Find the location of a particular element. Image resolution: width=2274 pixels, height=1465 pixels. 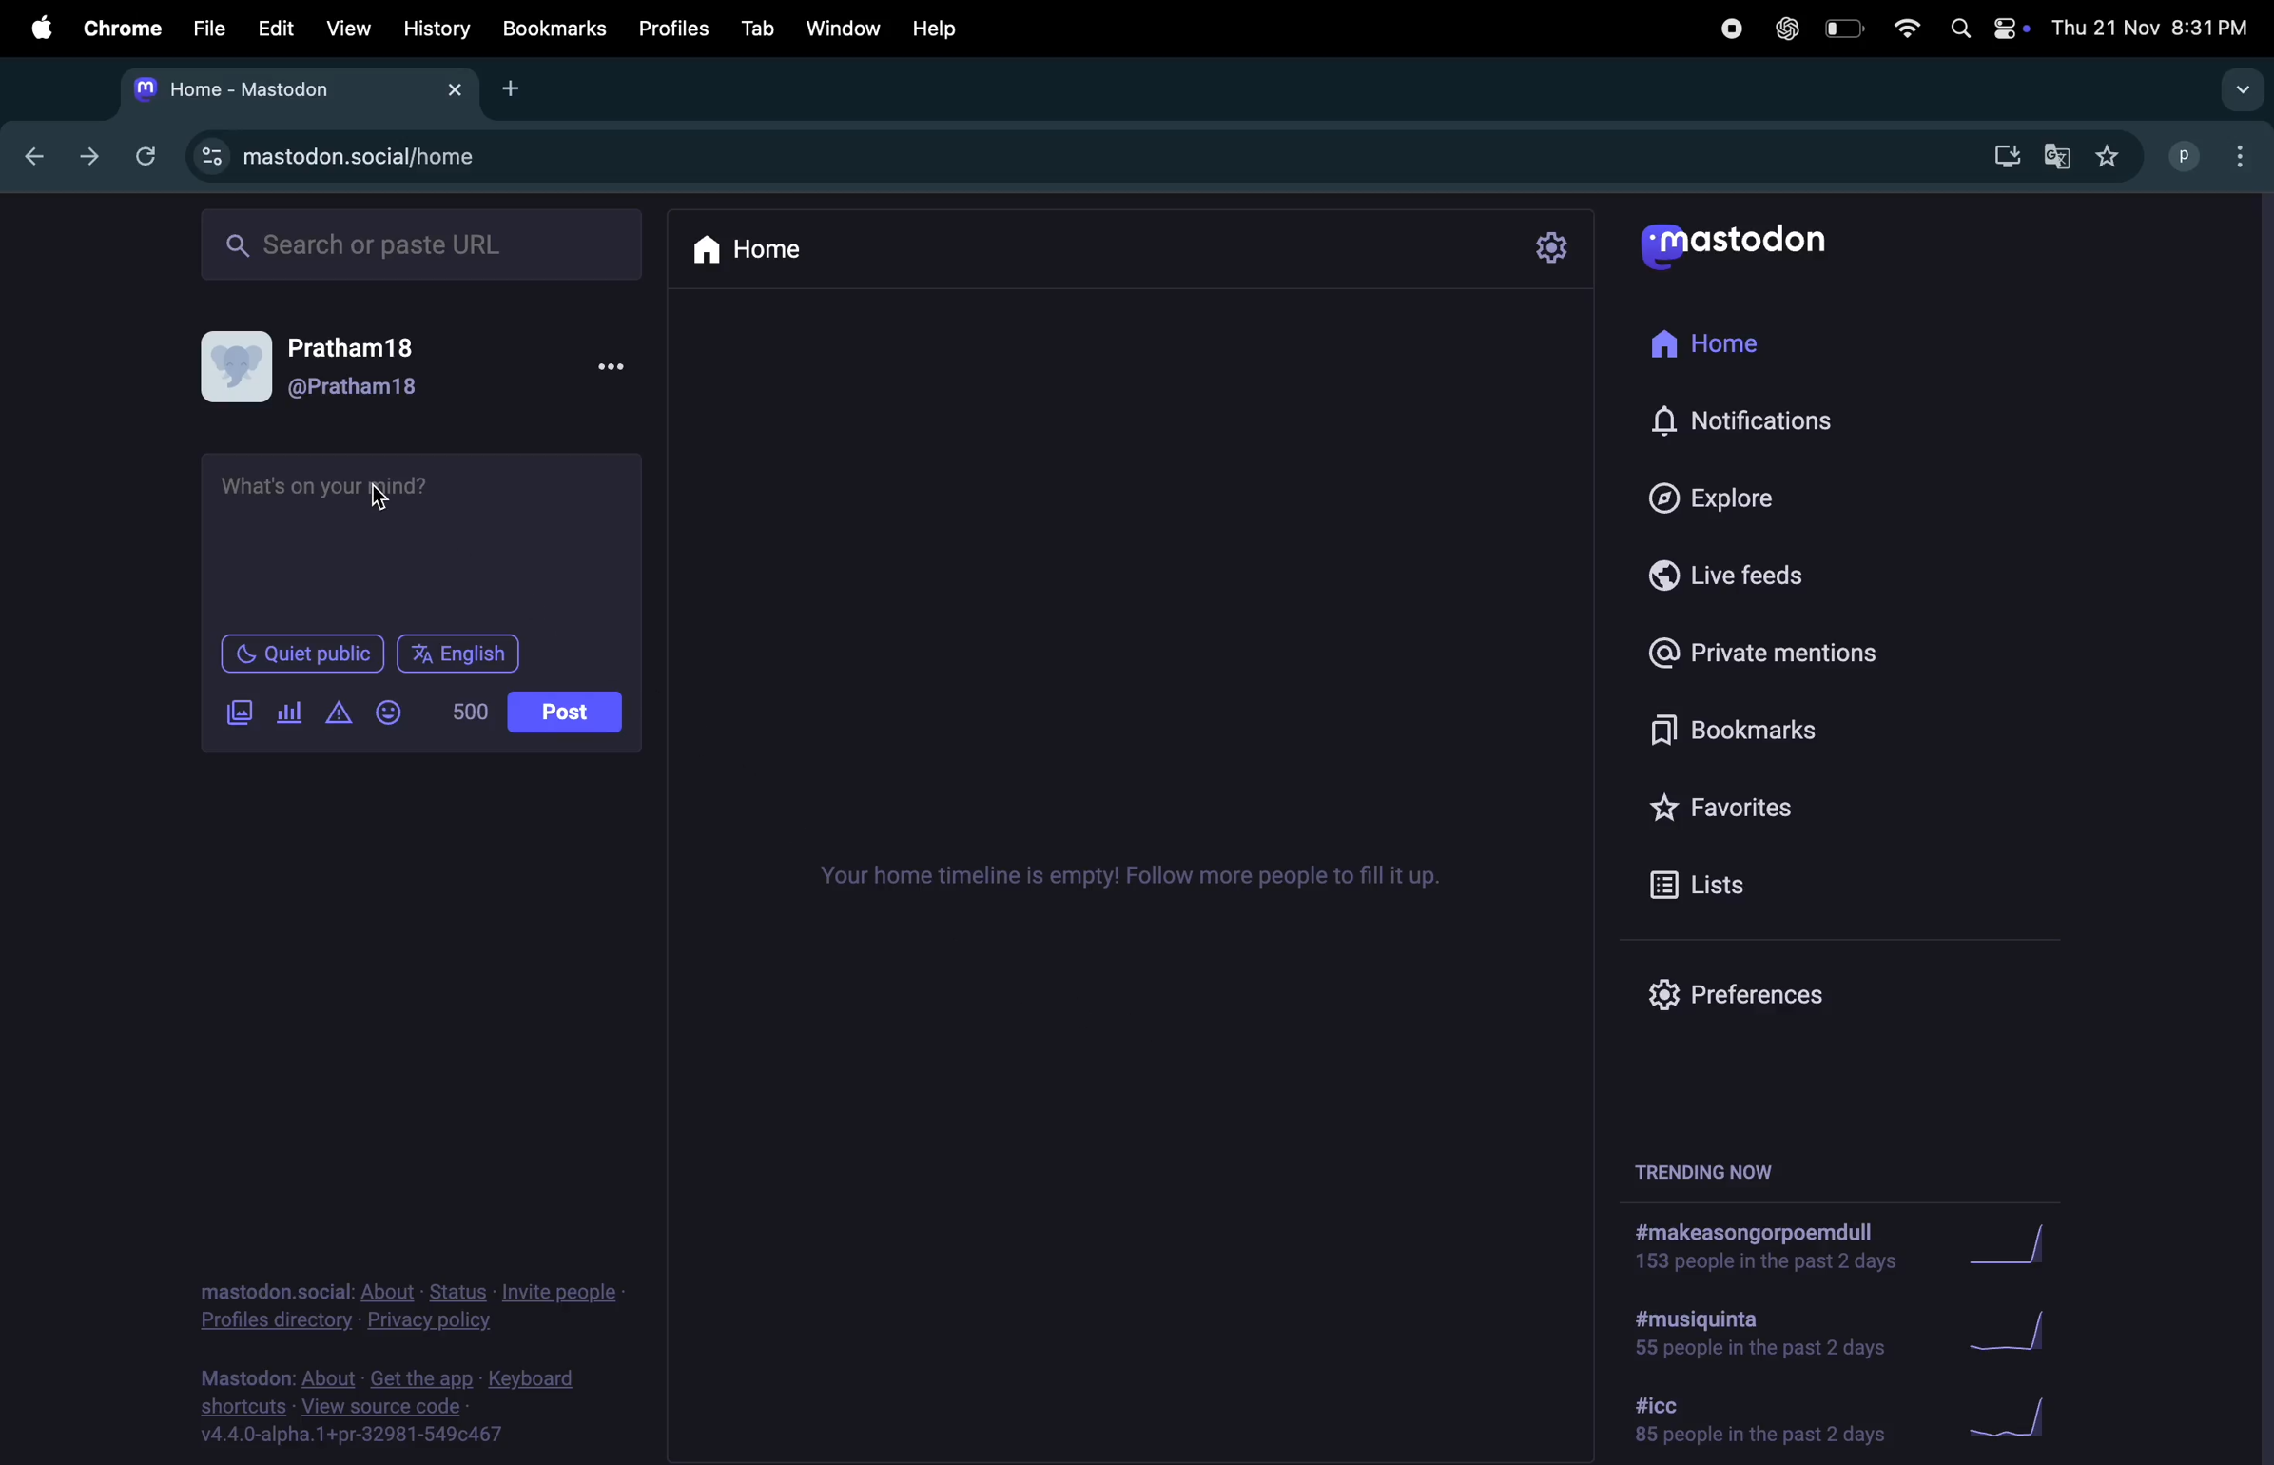

apple widgets is located at coordinates (1985, 29).